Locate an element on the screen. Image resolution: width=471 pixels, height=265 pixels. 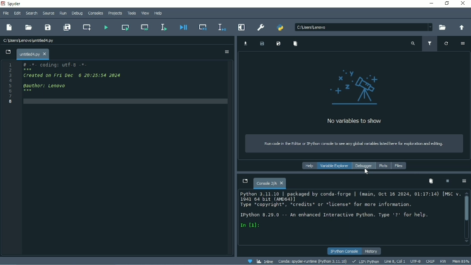
Help is located at coordinates (158, 13).